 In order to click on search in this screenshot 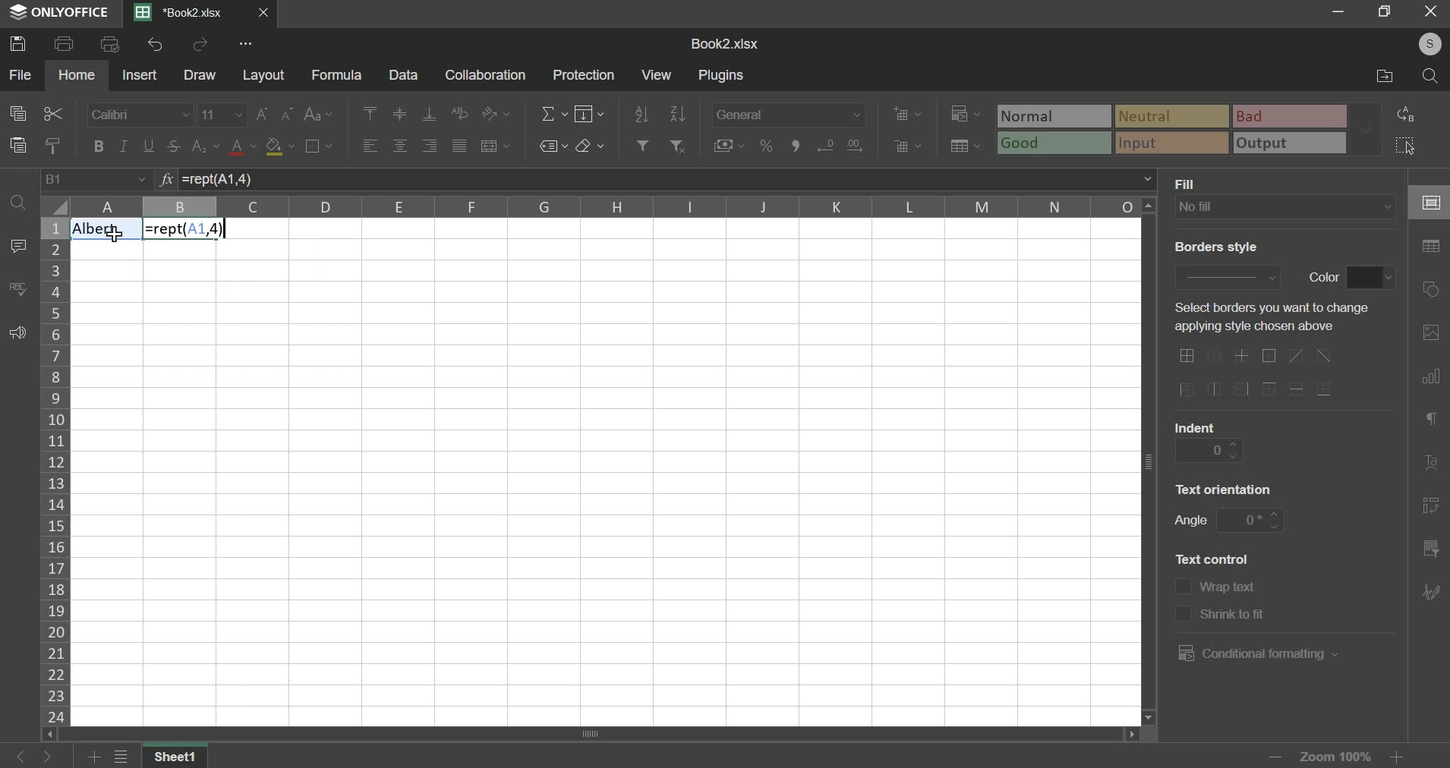, I will do `click(1426, 74)`.